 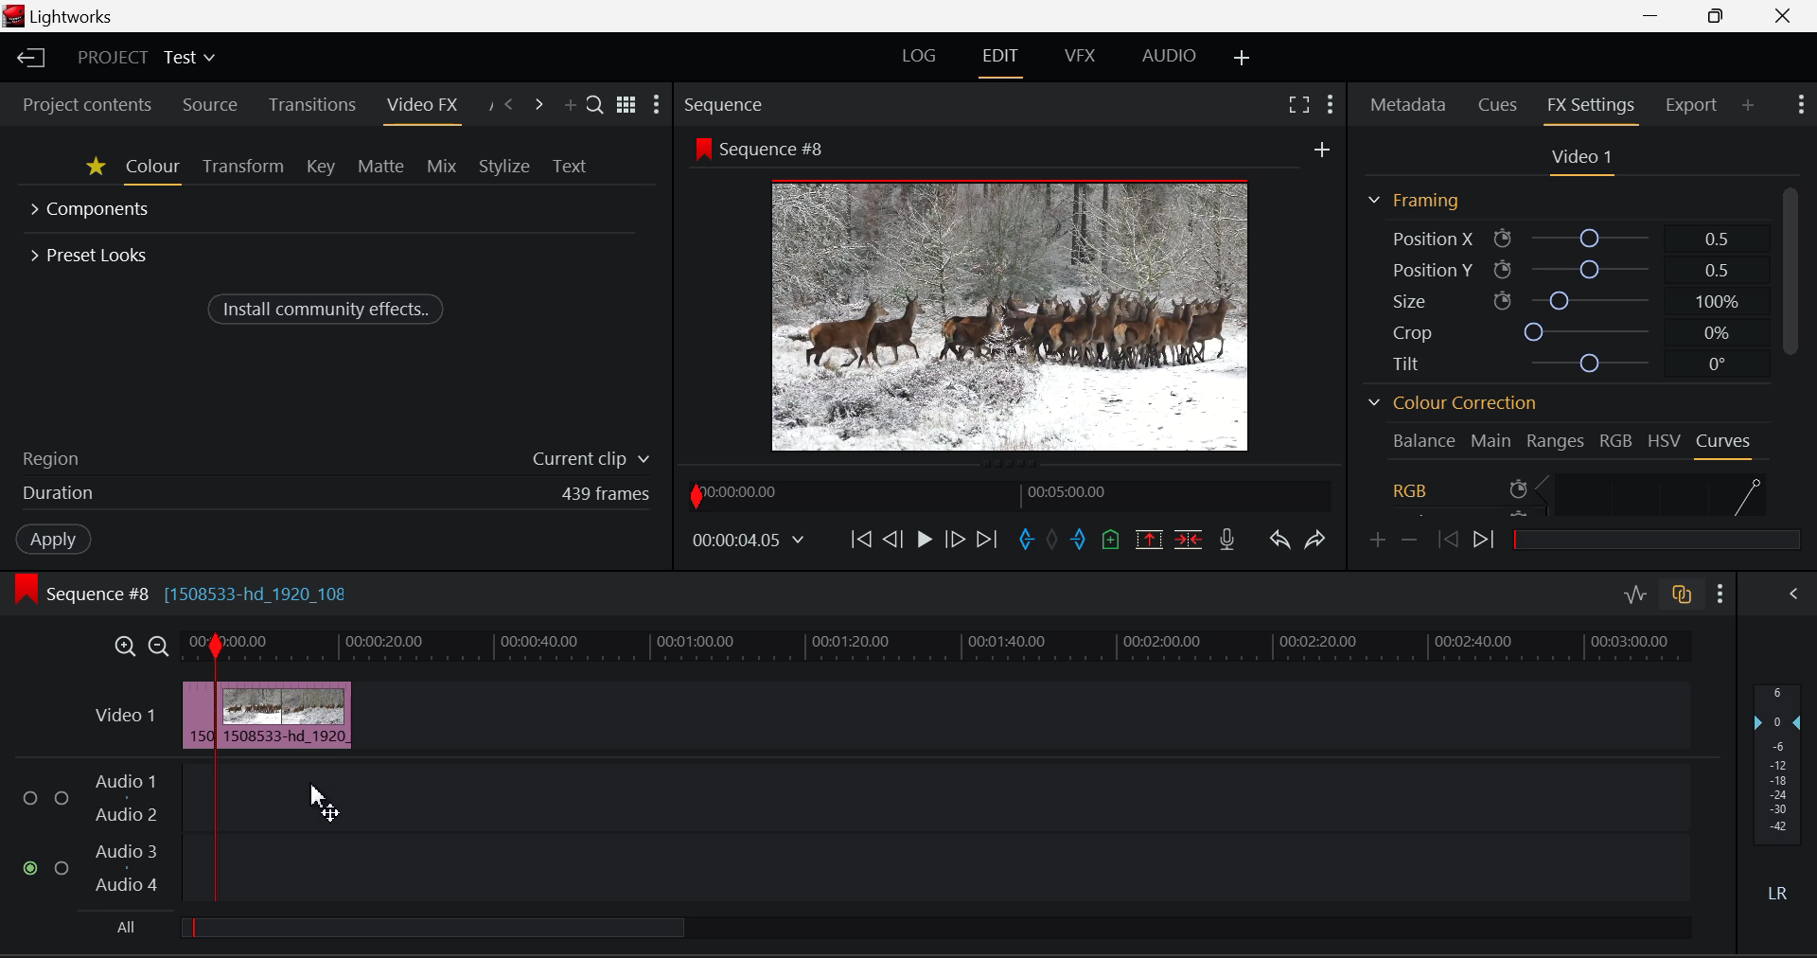 I want to click on Toggle audio track sync, so click(x=1681, y=598).